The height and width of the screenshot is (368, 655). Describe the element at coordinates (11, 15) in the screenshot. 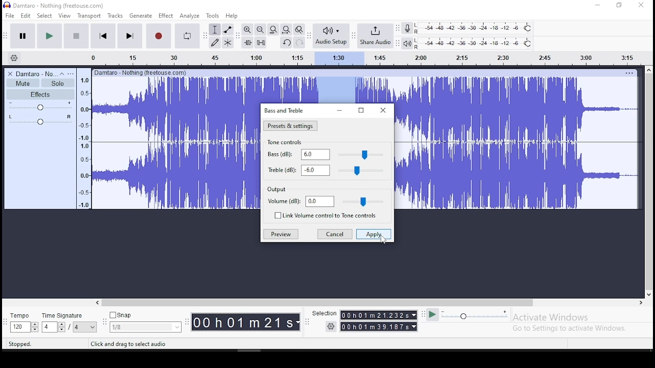

I see `file` at that location.